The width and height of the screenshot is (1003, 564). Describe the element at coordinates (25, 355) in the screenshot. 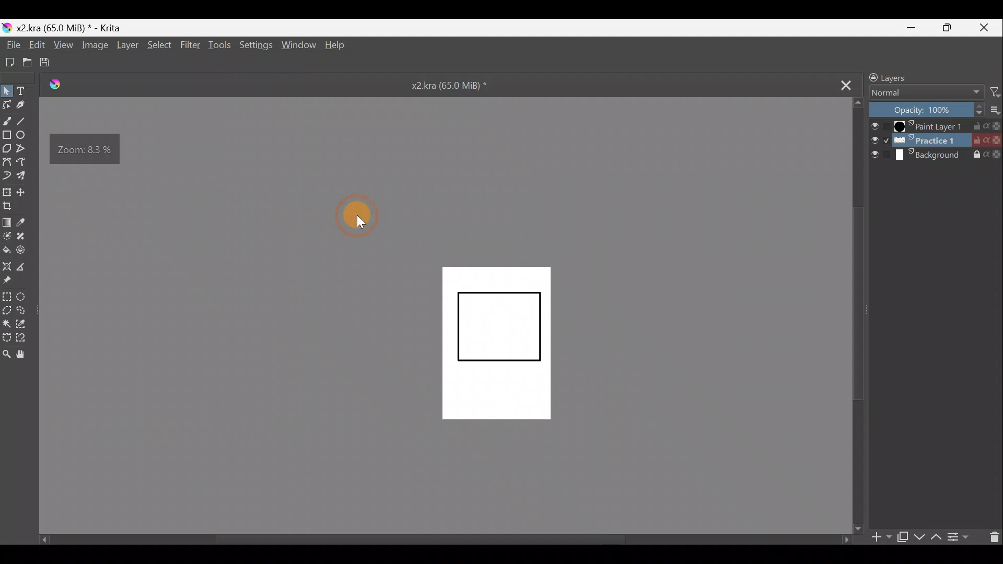

I see `Pan tool` at that location.